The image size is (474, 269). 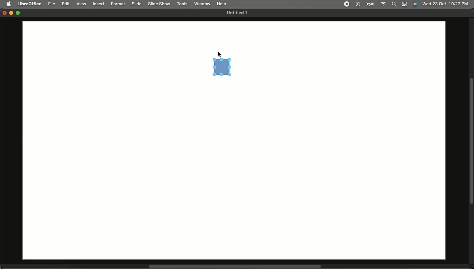 What do you see at coordinates (52, 4) in the screenshot?
I see `File` at bounding box center [52, 4].